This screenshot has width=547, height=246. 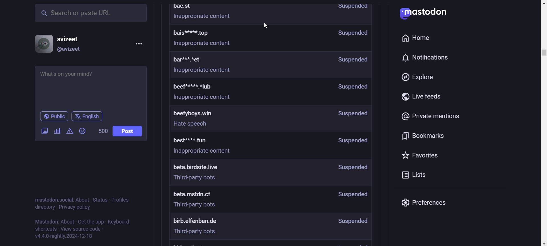 What do you see at coordinates (271, 64) in the screenshot?
I see `moderated server's information` at bounding box center [271, 64].